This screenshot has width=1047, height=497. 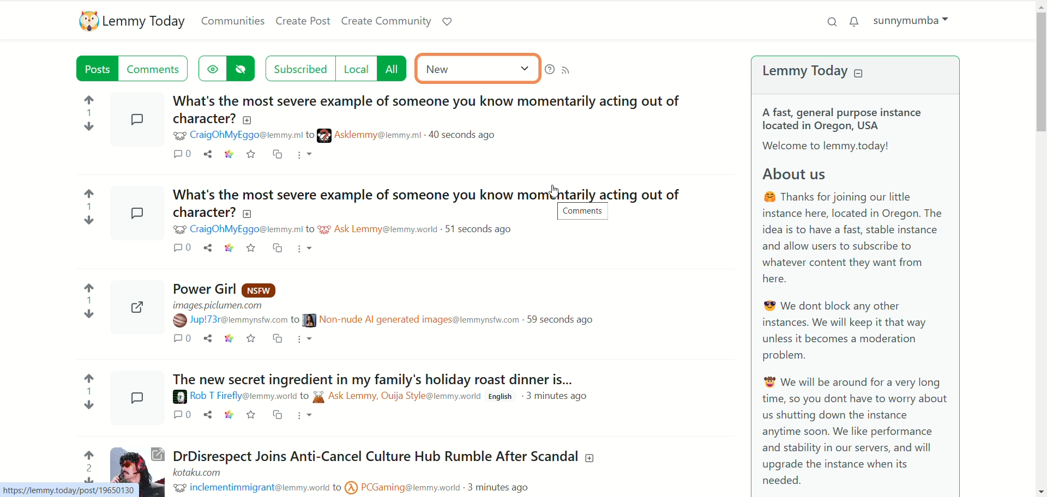 What do you see at coordinates (231, 415) in the screenshot?
I see `link` at bounding box center [231, 415].